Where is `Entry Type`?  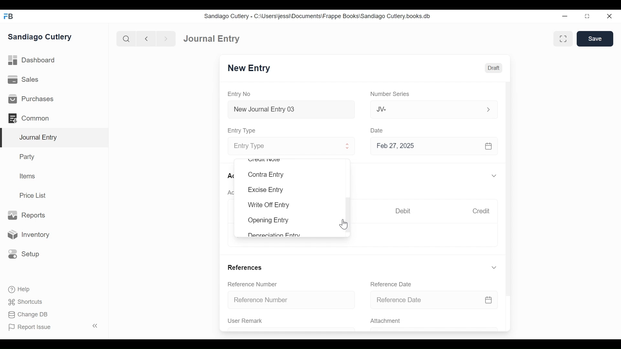
Entry Type is located at coordinates (283, 146).